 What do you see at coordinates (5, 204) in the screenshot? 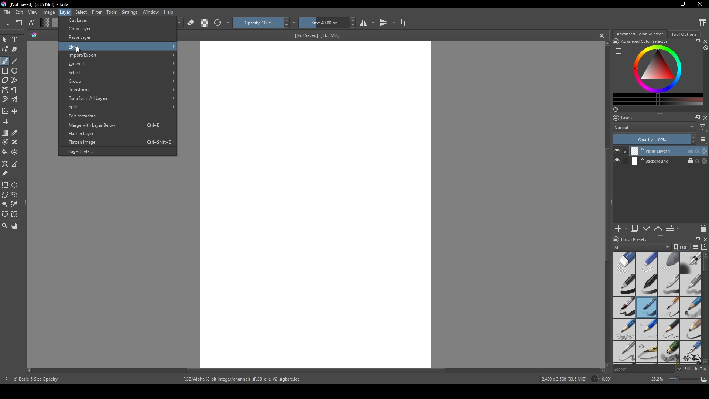
I see `magic wand` at bounding box center [5, 204].